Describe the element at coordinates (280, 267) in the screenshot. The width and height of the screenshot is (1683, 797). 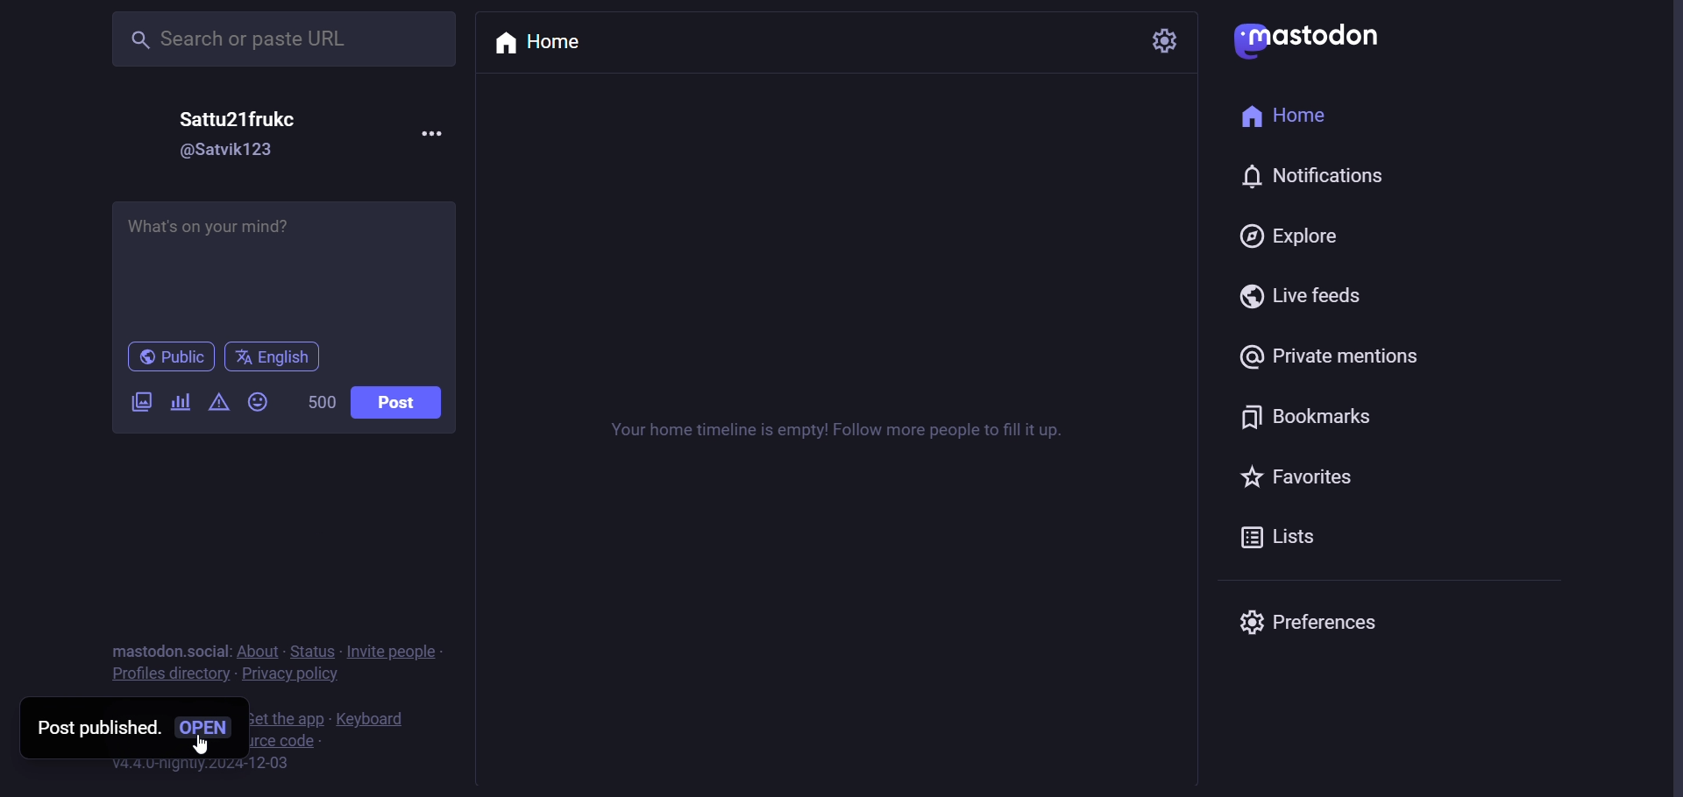
I see `What's on your mind?` at that location.